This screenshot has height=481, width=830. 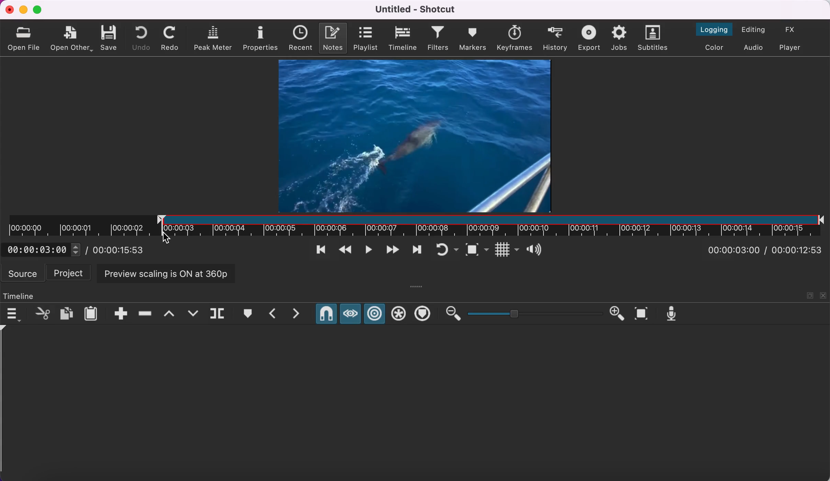 I want to click on zoom out, so click(x=452, y=314).